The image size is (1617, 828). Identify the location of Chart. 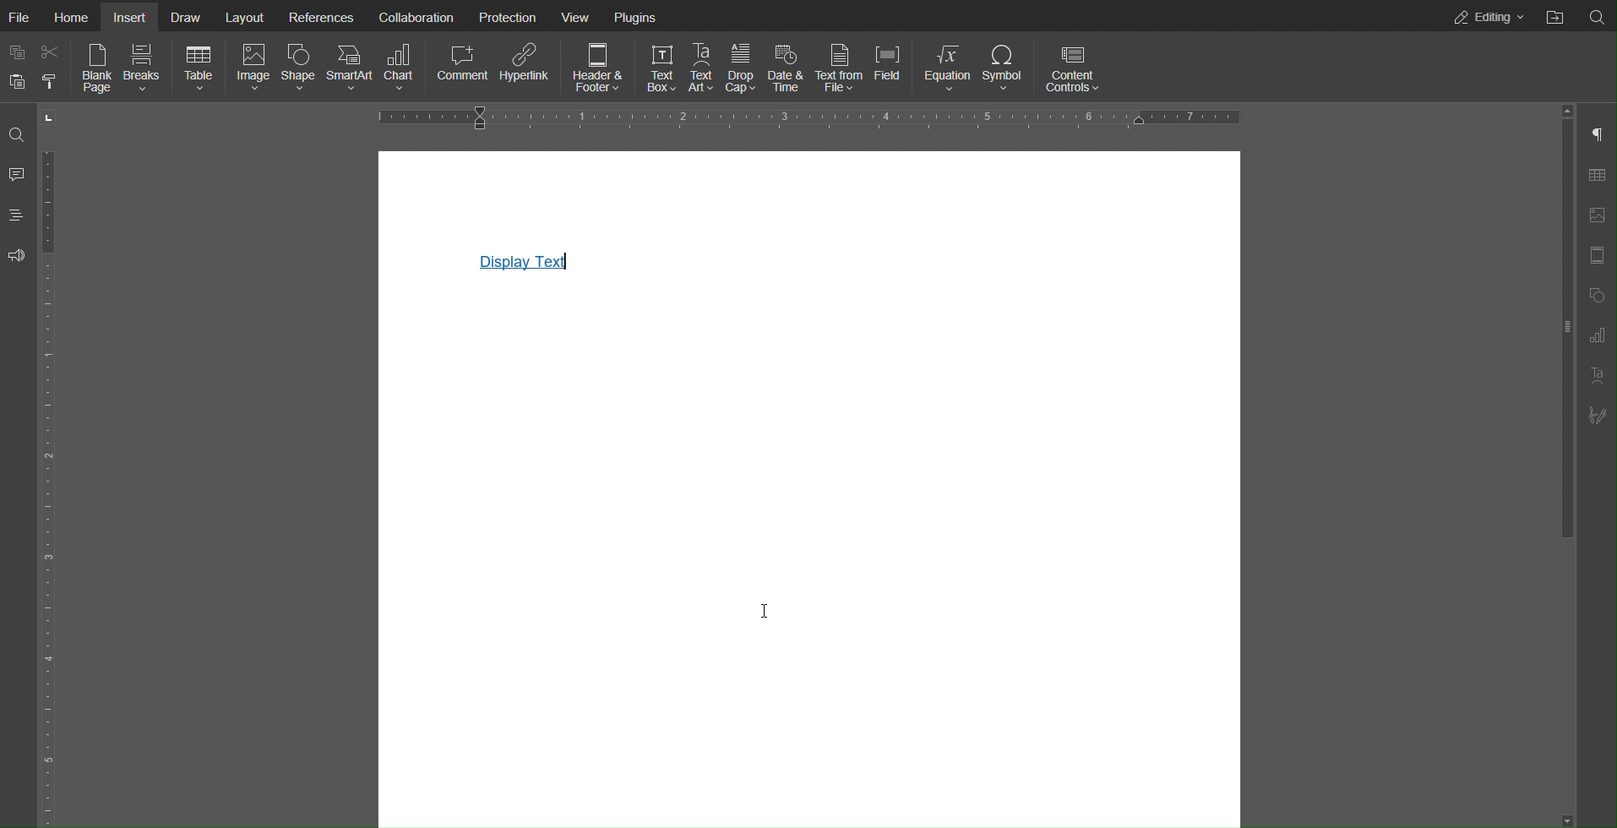
(400, 68).